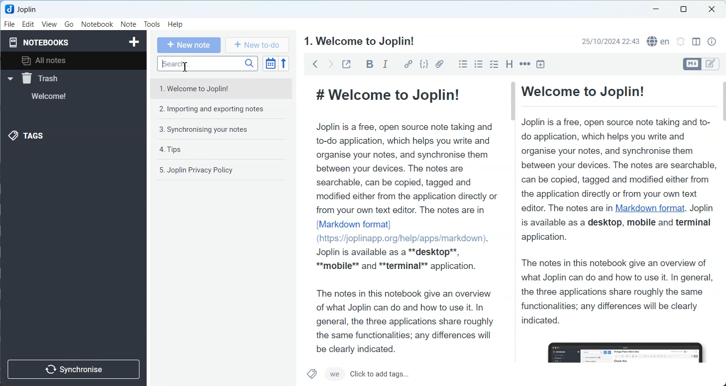  I want to click on 25/10/2024 22:43, so click(610, 41).